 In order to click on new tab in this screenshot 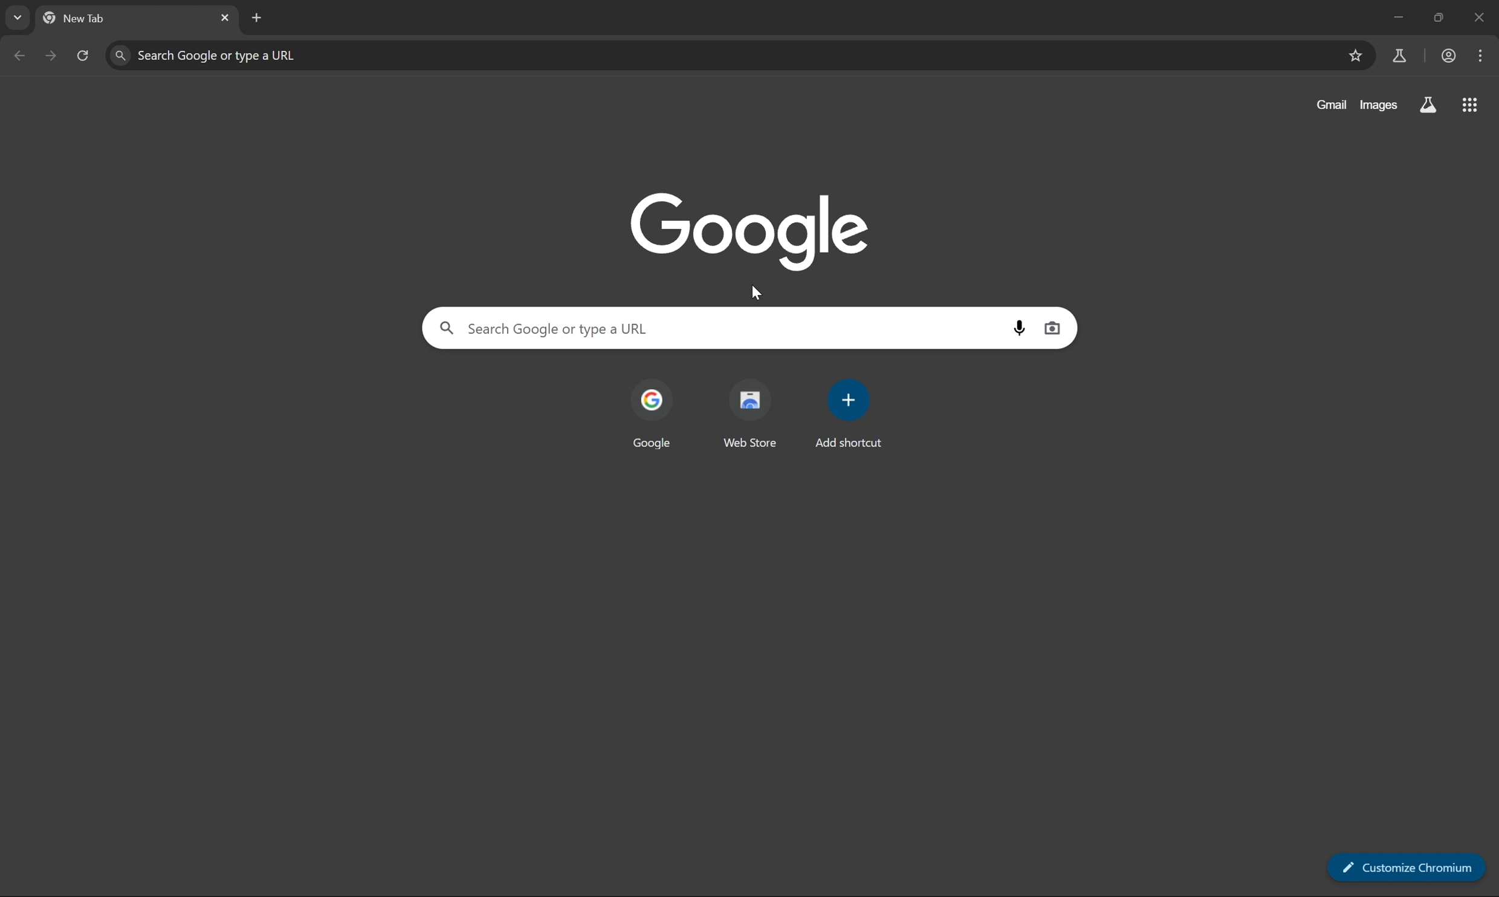, I will do `click(78, 19)`.